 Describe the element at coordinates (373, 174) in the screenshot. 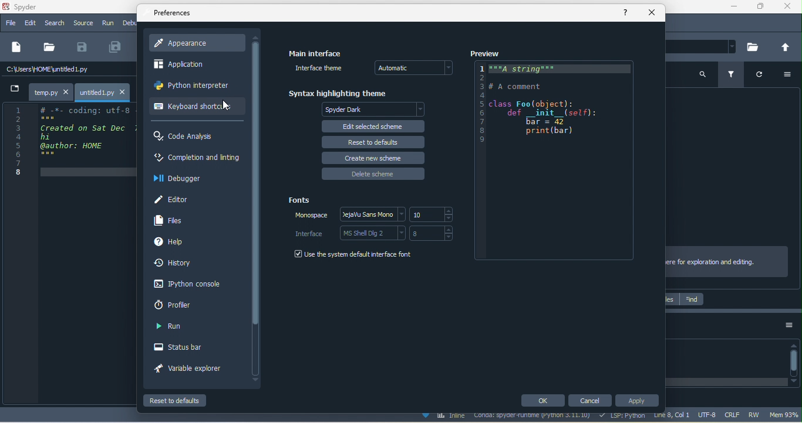

I see `delete scheme` at that location.